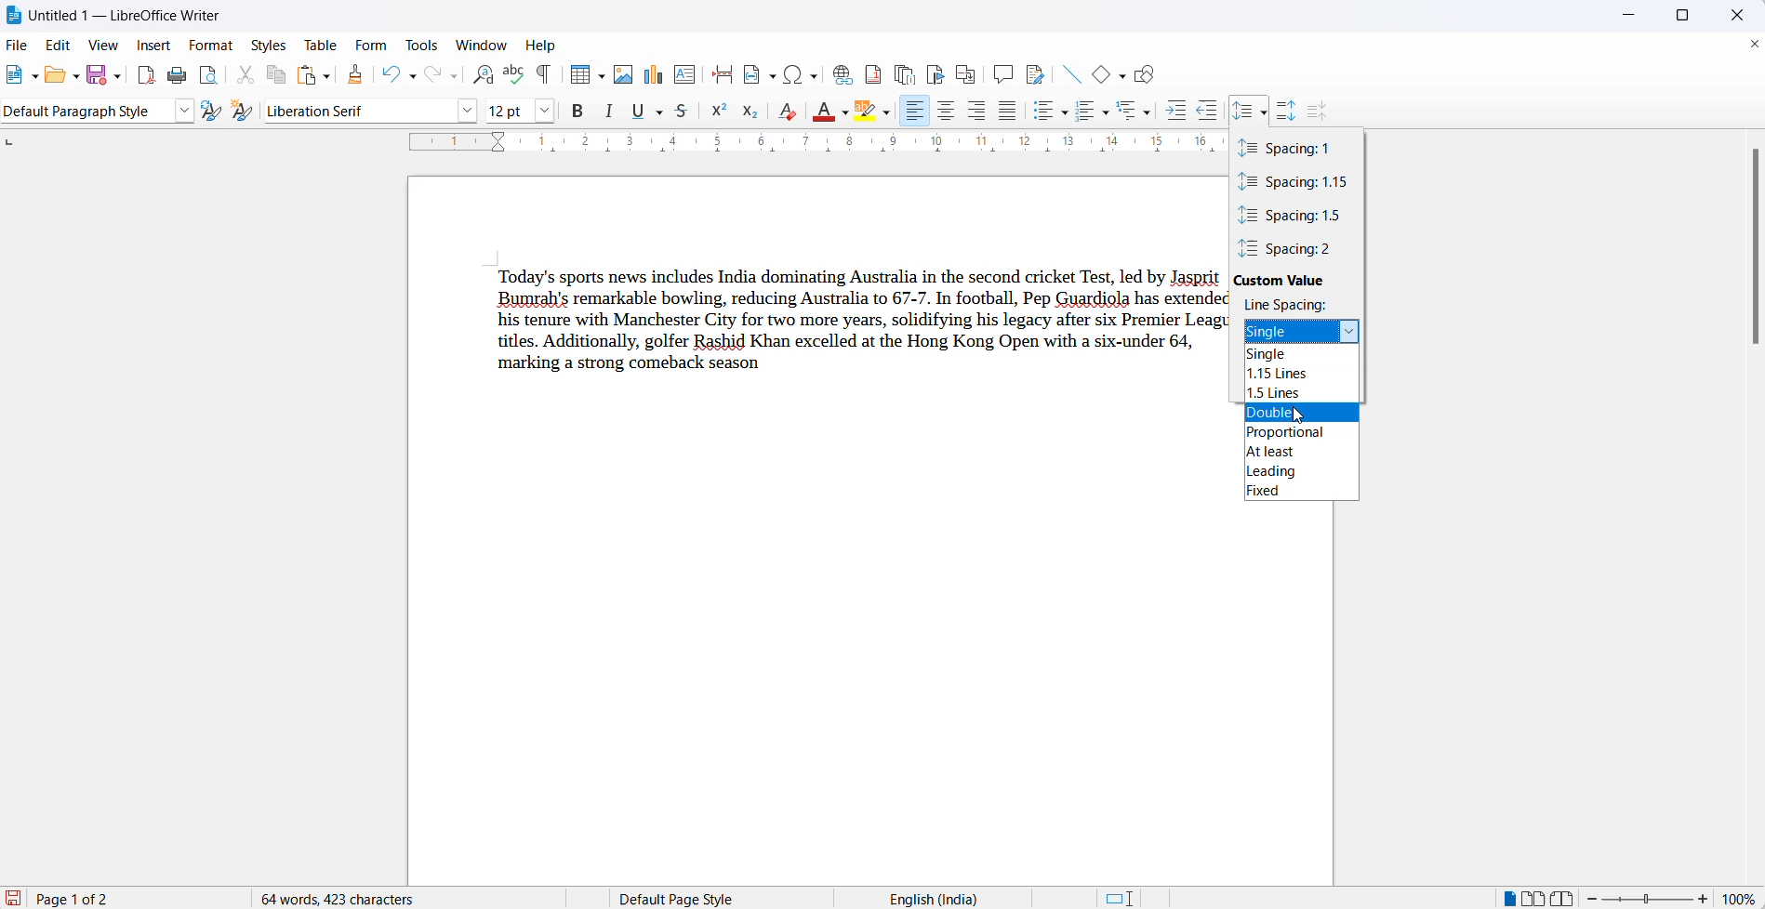 Image resolution: width=1765 pixels, height=909 pixels. I want to click on view, so click(109, 45).